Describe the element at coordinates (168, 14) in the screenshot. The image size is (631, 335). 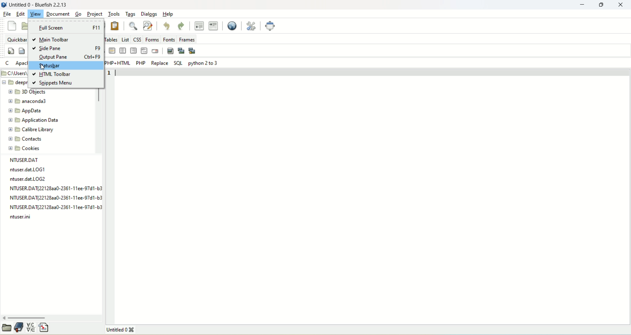
I see `help` at that location.